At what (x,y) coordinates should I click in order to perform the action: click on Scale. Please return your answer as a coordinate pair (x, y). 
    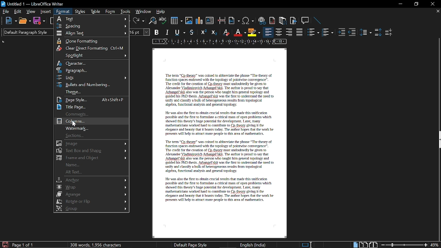
    Looking at the image, I should click on (219, 42).